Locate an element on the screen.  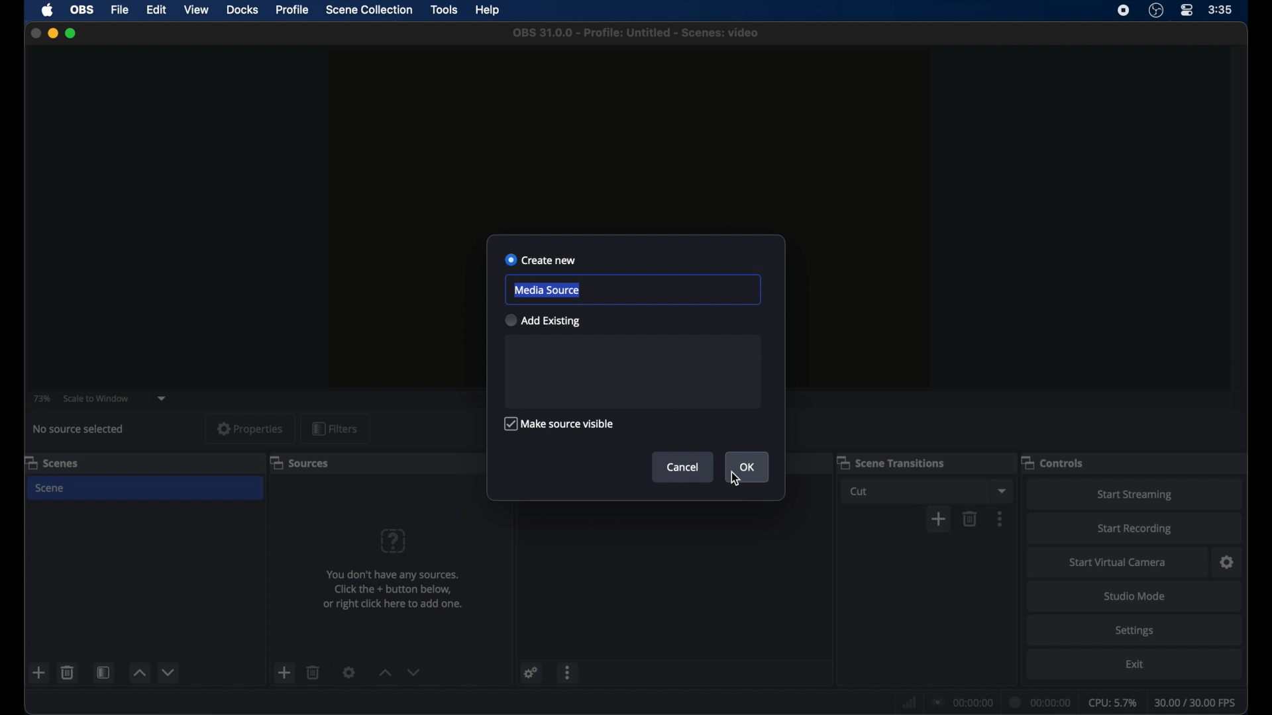
controls is located at coordinates (1053, 462).